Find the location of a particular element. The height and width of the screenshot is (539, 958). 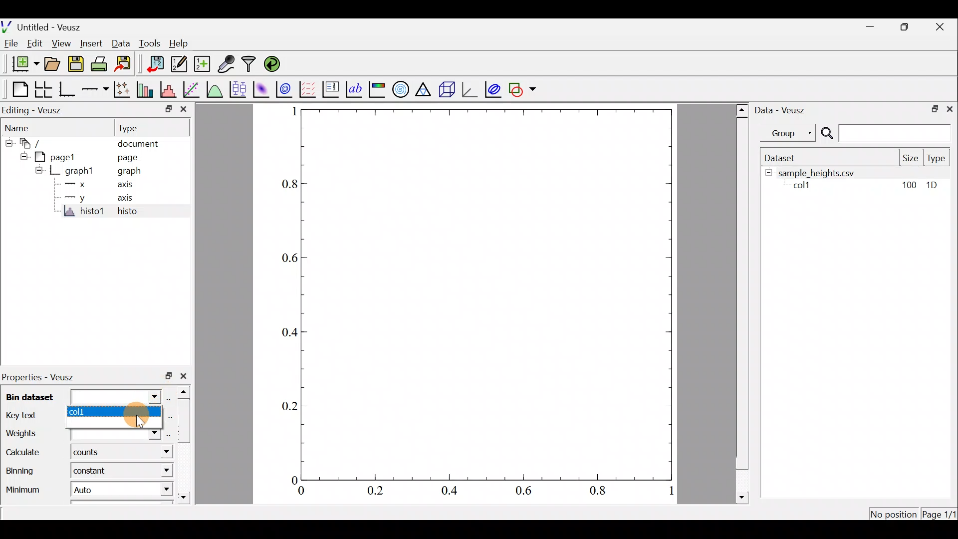

minimize is located at coordinates (871, 29).